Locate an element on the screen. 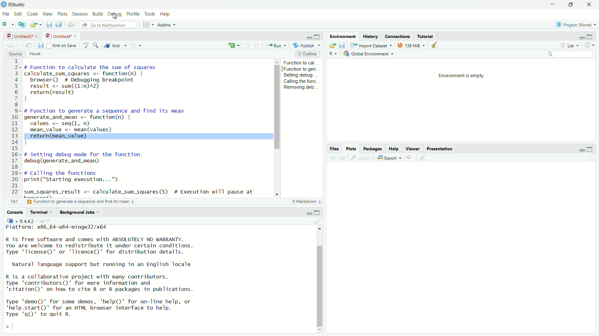 This screenshot has width=599, height=336. maximize is located at coordinates (318, 37).